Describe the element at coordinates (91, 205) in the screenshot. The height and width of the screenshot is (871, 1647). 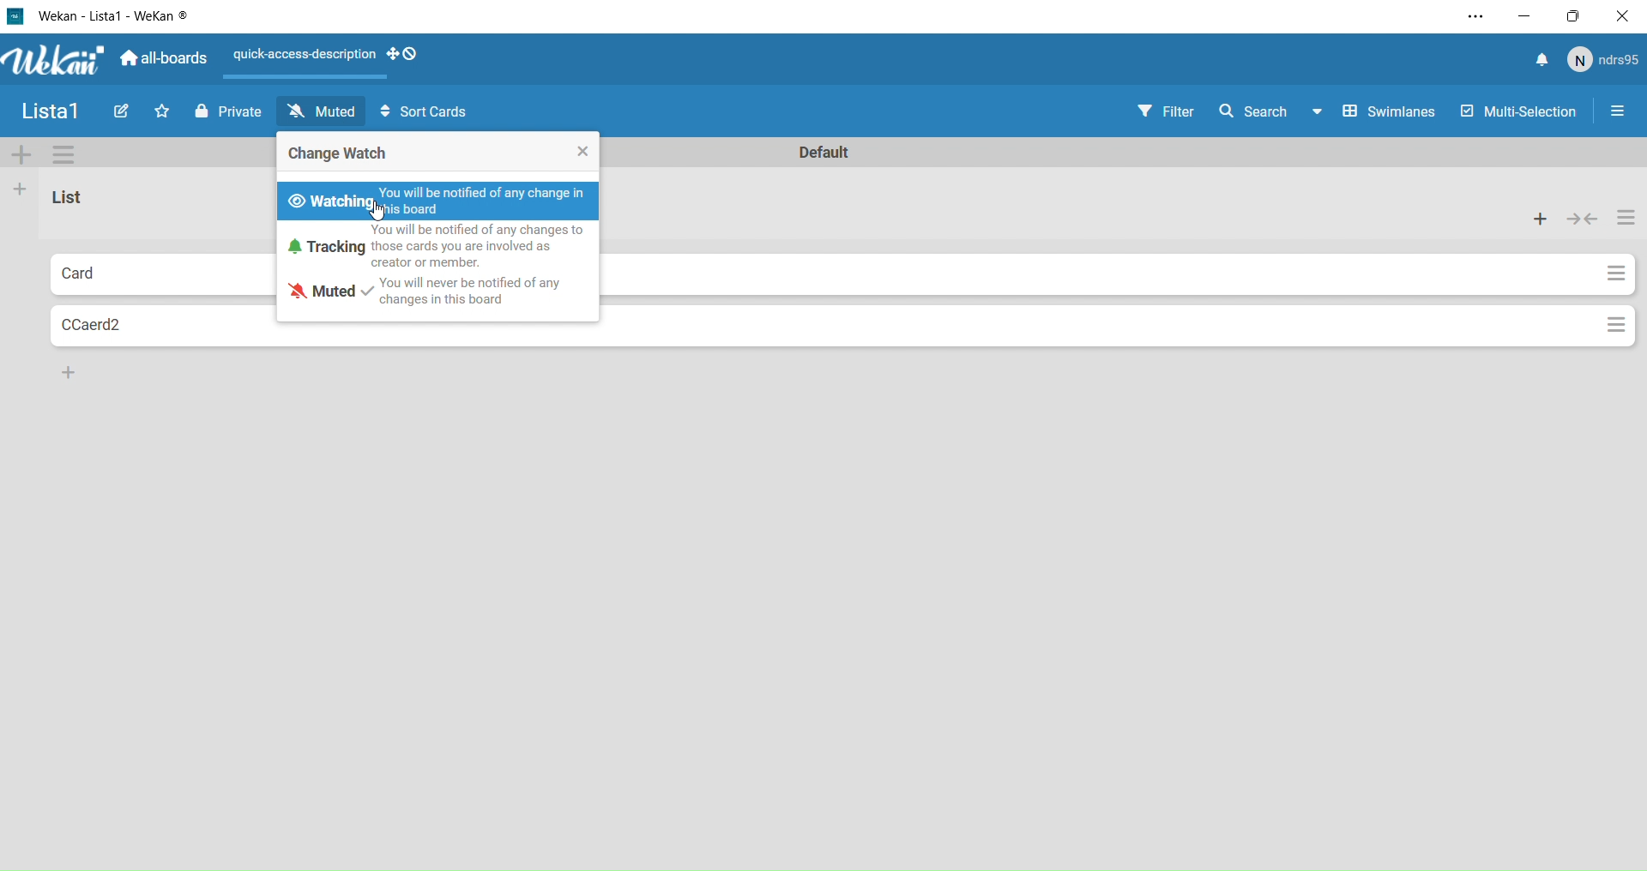
I see `List` at that location.